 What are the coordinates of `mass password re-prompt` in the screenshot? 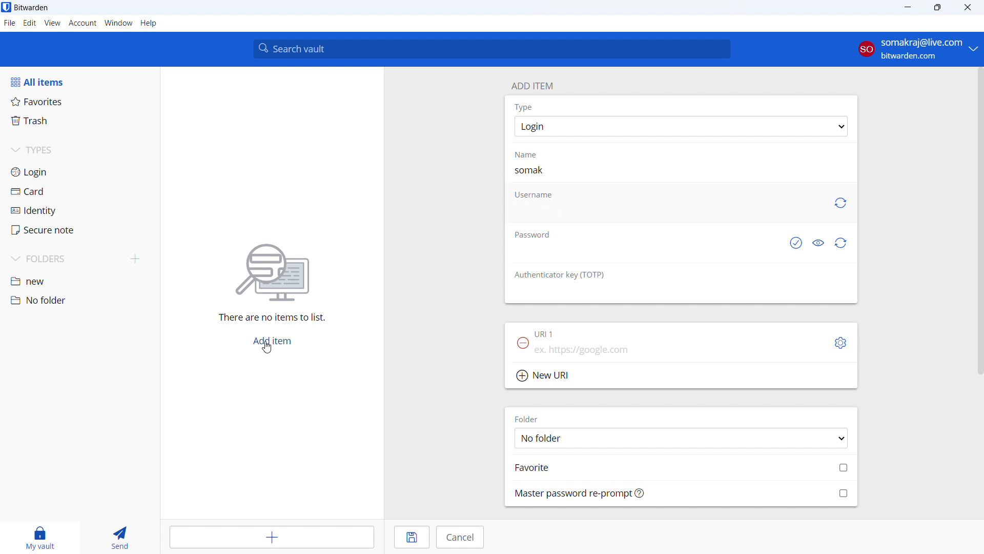 It's located at (682, 493).